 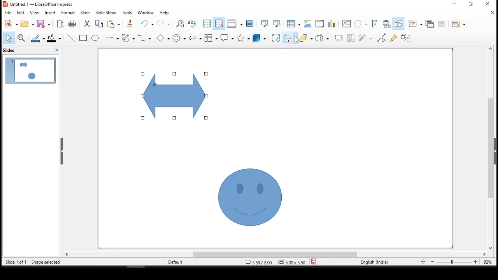 What do you see at coordinates (9, 37) in the screenshot?
I see `select tool` at bounding box center [9, 37].